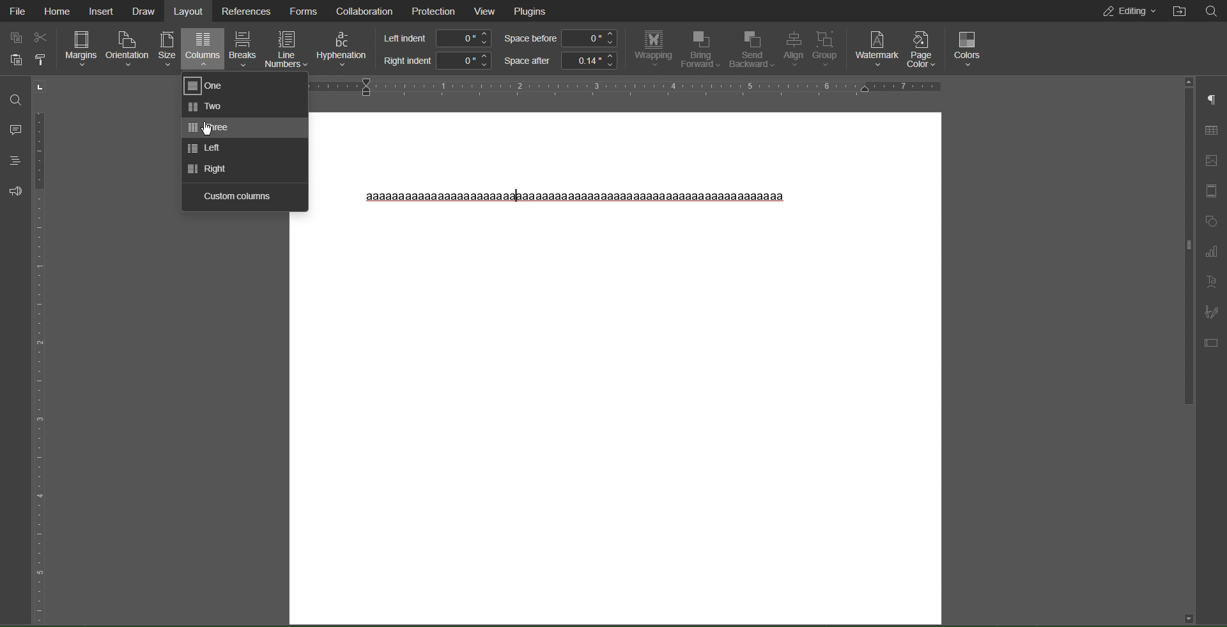 Image resolution: width=1227 pixels, height=627 pixels. Describe the element at coordinates (1212, 282) in the screenshot. I see `Text Art` at that location.